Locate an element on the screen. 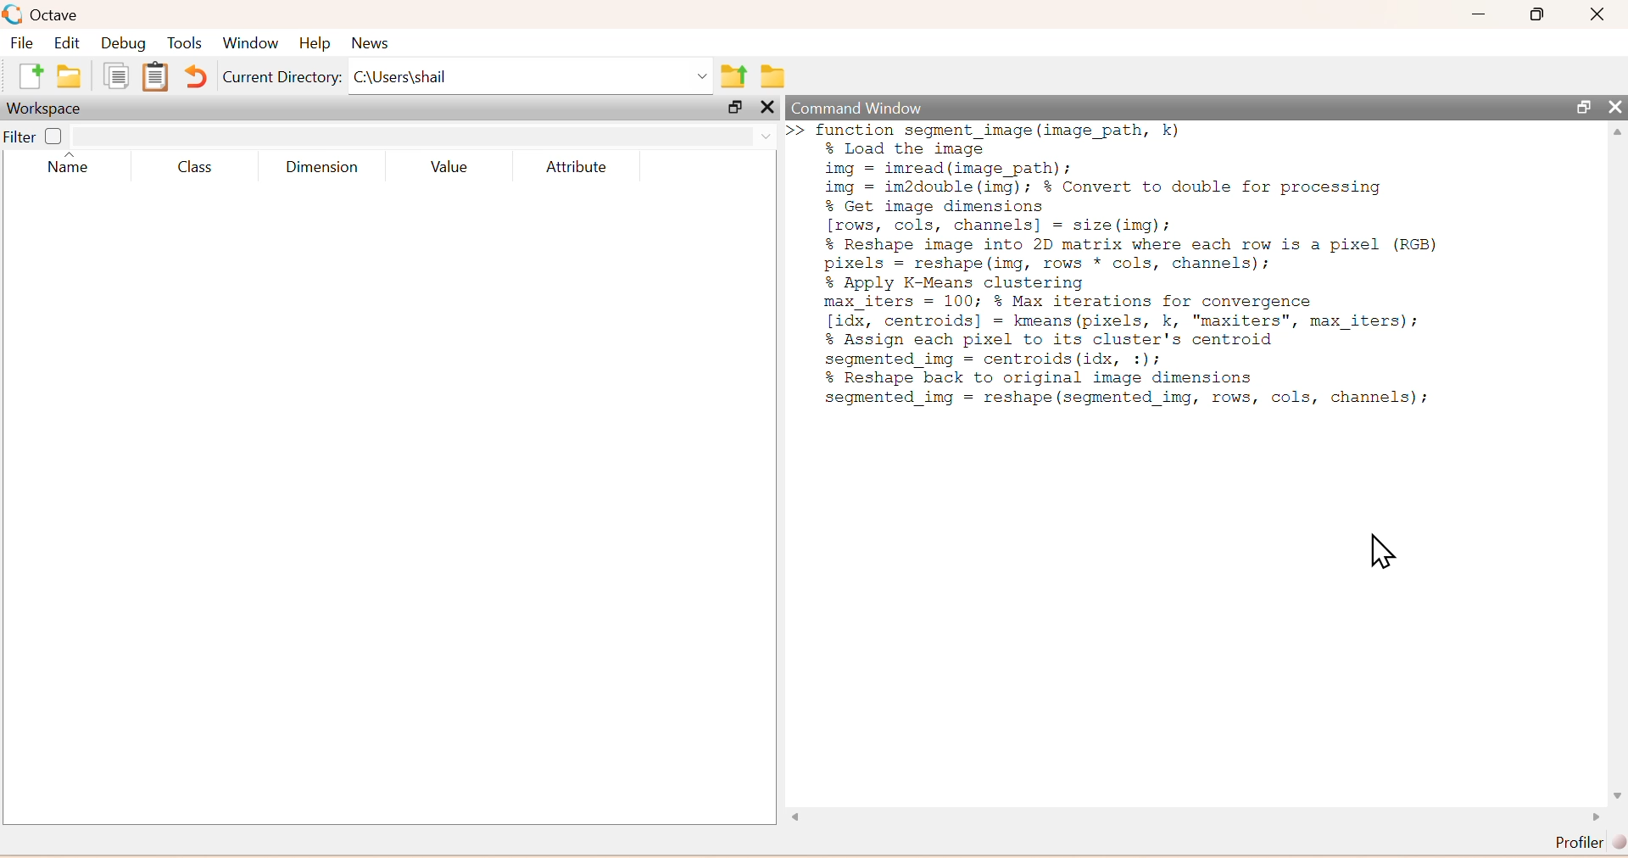  search box is located at coordinates (411, 136).